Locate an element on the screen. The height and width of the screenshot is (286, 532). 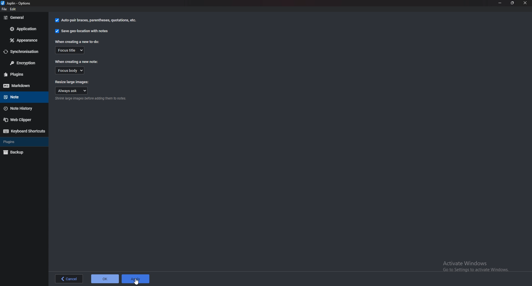
Web Clipper is located at coordinates (22, 120).